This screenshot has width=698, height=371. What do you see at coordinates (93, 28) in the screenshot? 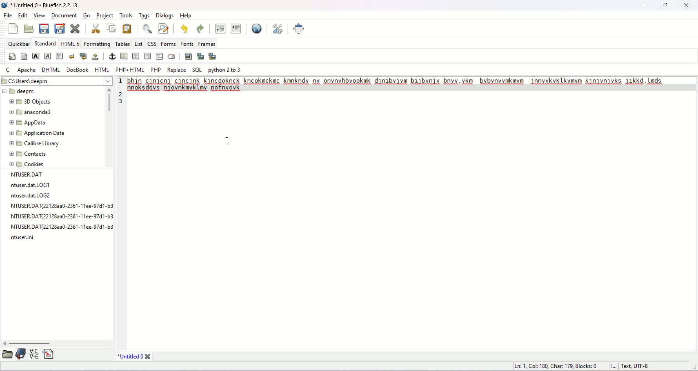
I see `cut` at bounding box center [93, 28].